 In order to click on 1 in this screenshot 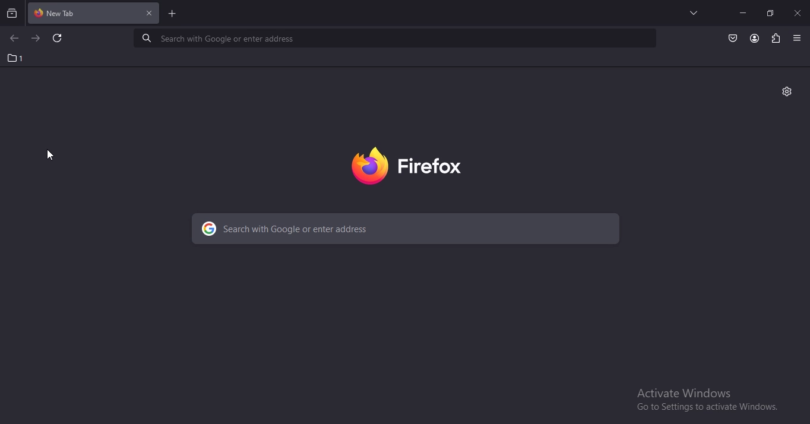, I will do `click(14, 58)`.